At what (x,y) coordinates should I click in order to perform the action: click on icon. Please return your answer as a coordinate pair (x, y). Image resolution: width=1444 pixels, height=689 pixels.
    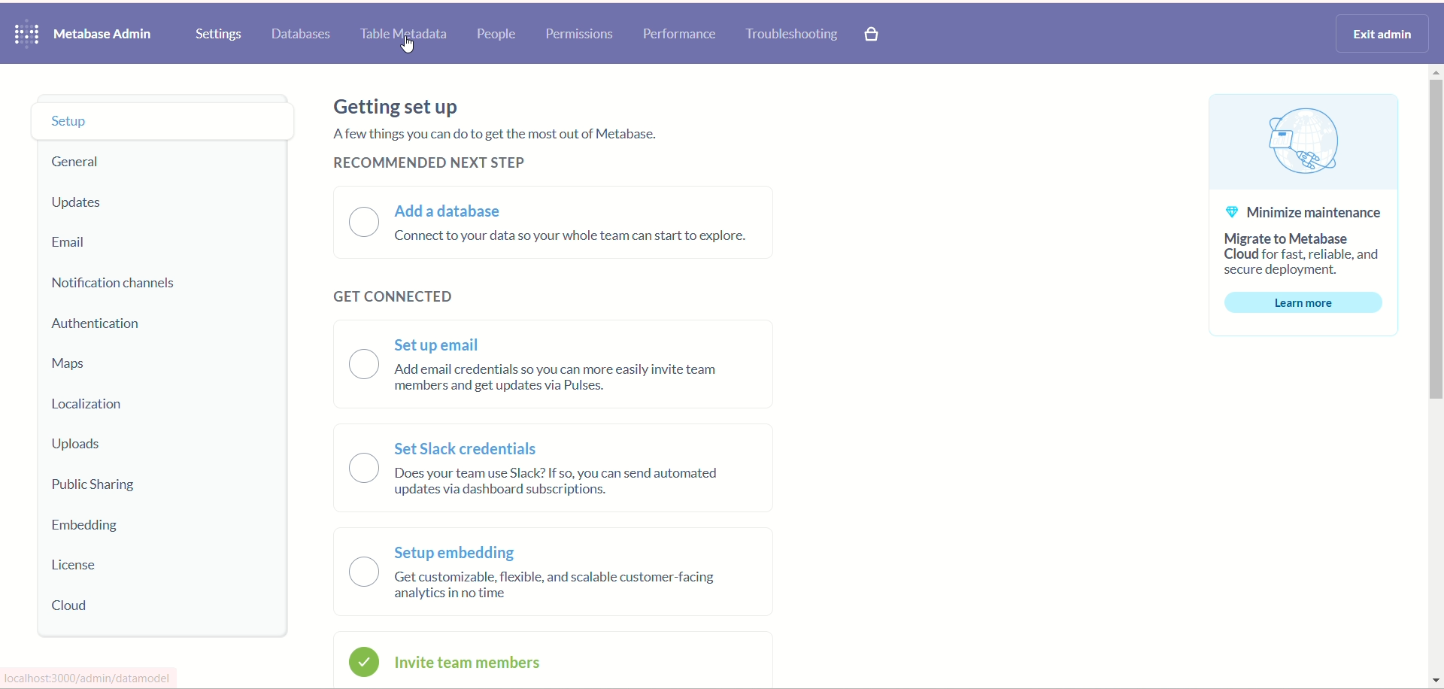
    Looking at the image, I should click on (364, 661).